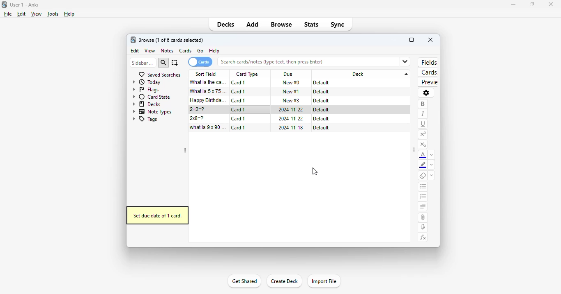 The height and width of the screenshot is (294, 561). I want to click on what is 5x75=?, so click(209, 91).